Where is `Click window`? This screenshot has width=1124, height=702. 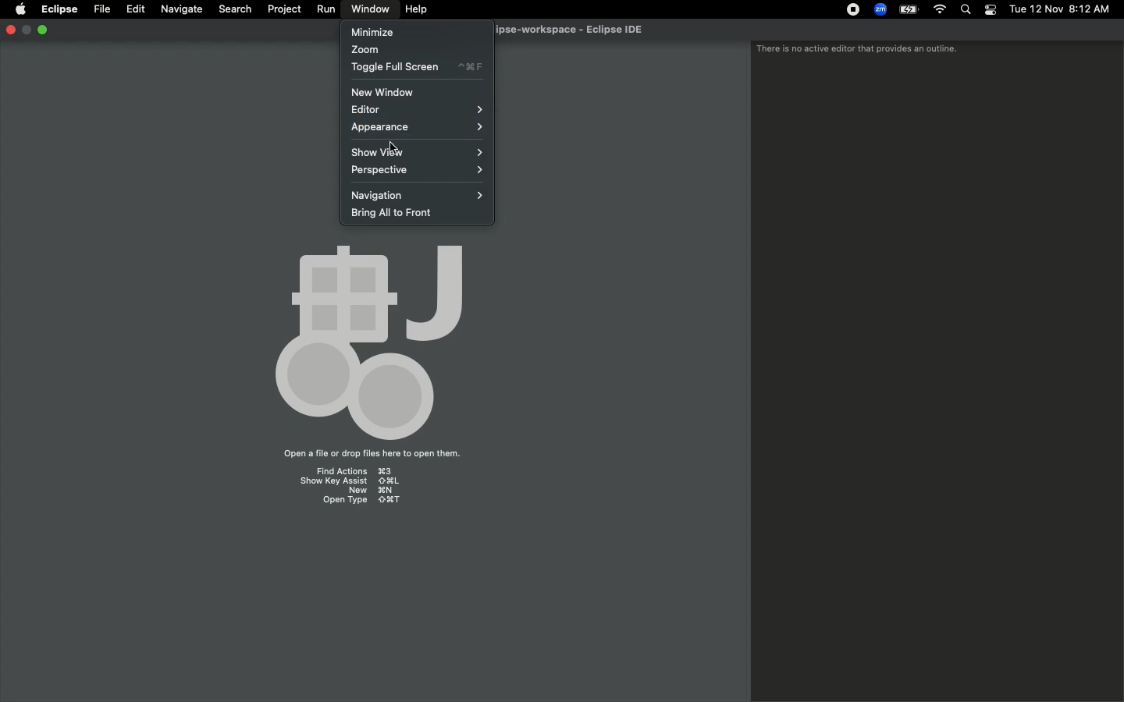
Click window is located at coordinates (371, 9).